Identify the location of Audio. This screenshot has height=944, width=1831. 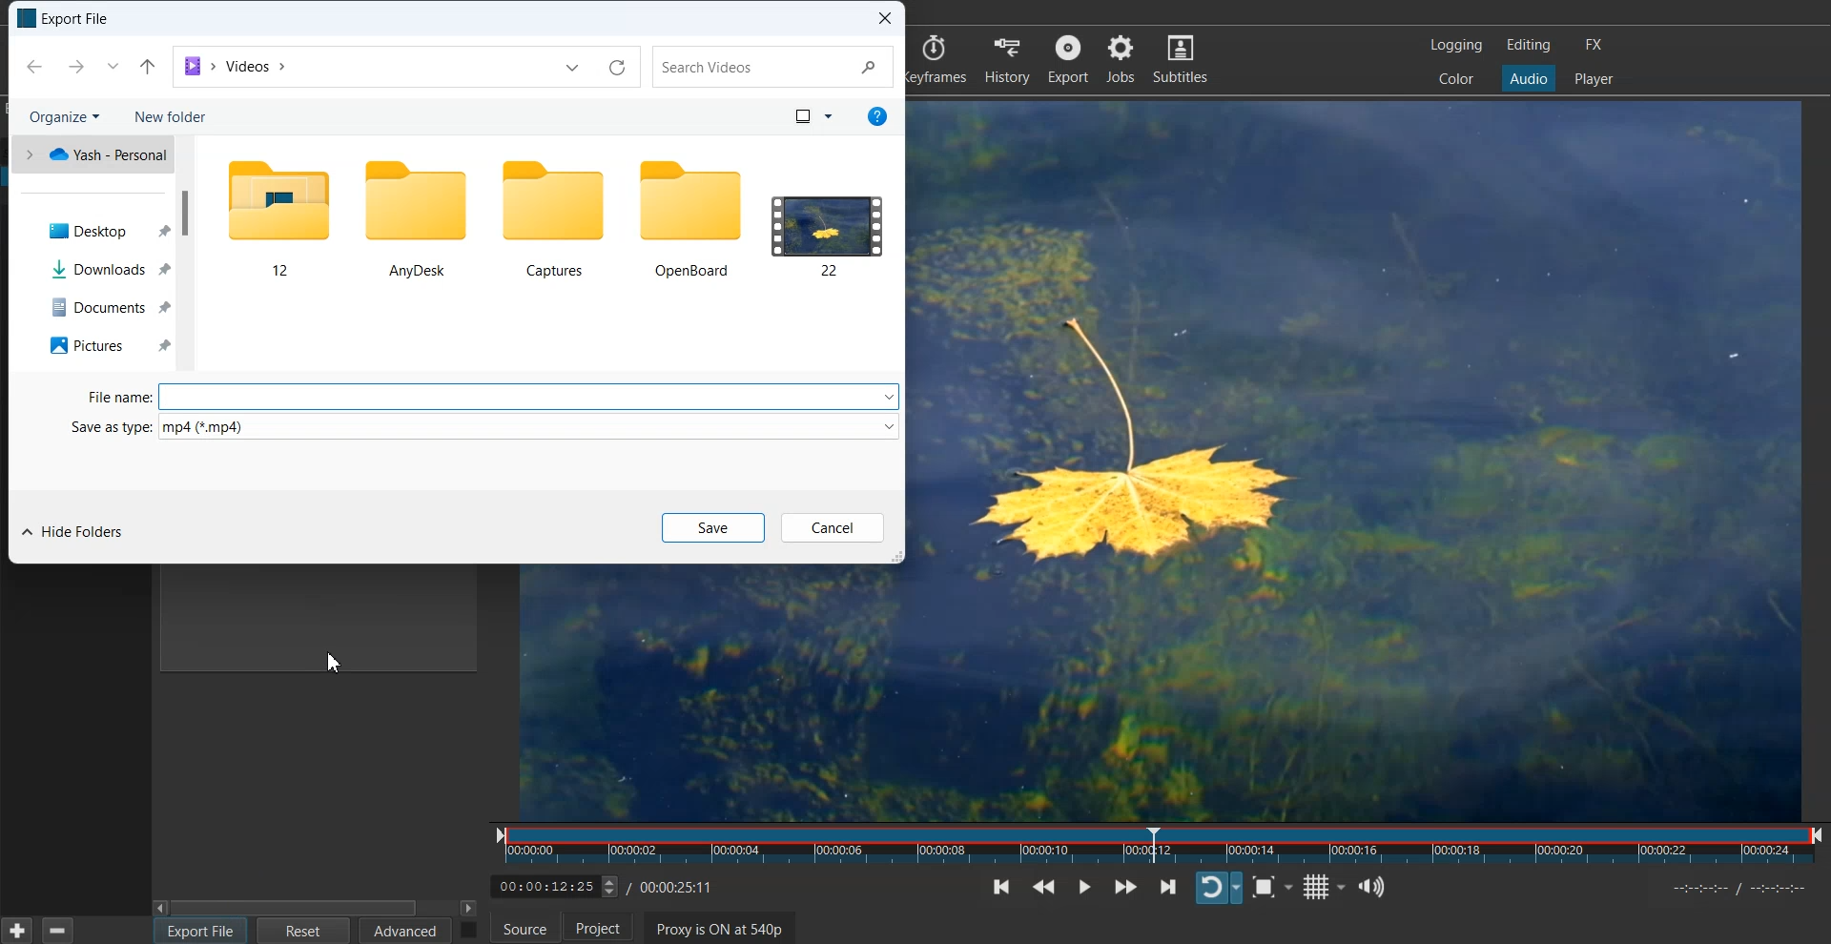
(1528, 77).